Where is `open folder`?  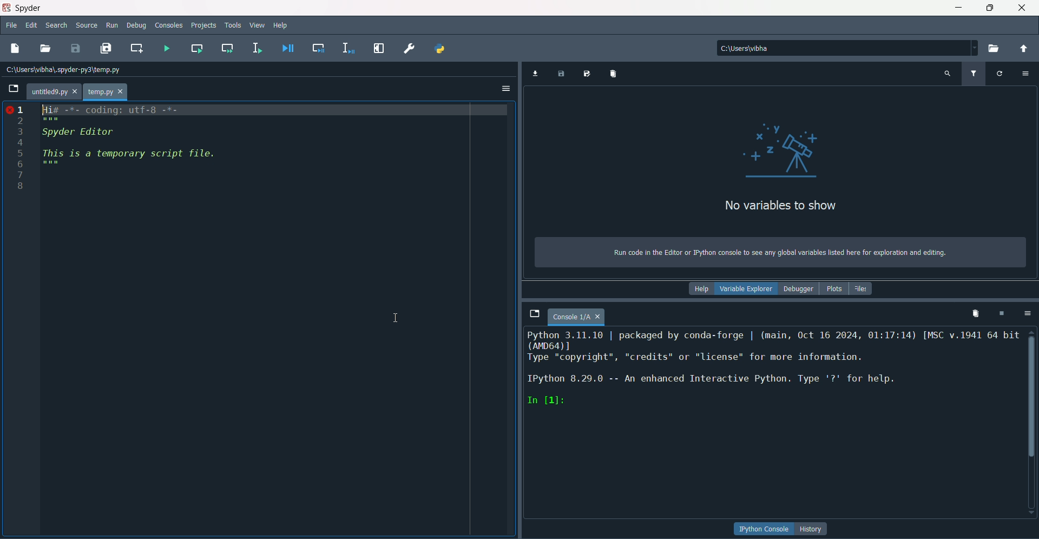 open folder is located at coordinates (996, 48).